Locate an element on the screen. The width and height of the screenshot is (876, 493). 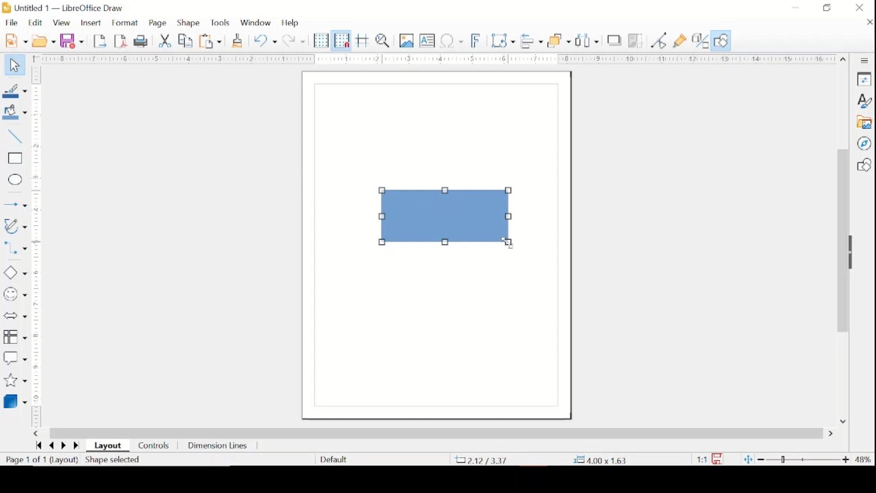
clone formatting is located at coordinates (238, 39).